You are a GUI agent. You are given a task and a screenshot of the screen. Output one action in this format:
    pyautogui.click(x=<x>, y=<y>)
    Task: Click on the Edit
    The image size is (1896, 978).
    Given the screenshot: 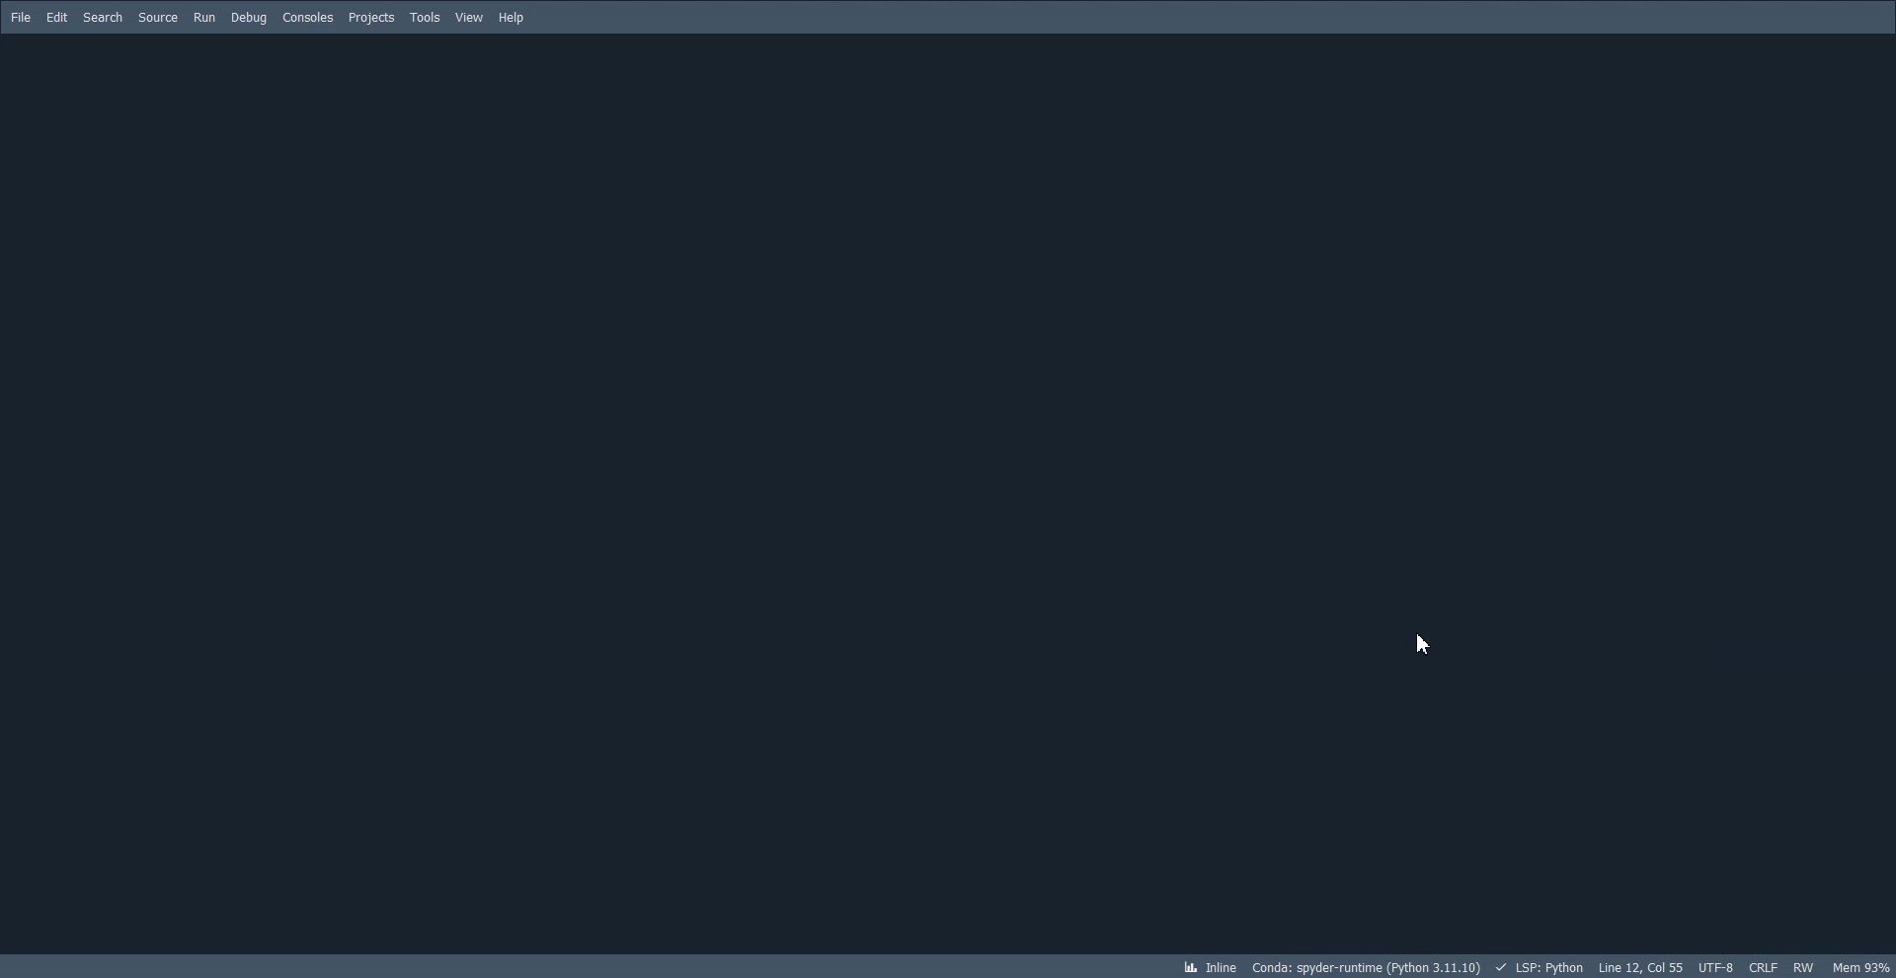 What is the action you would take?
    pyautogui.click(x=57, y=18)
    